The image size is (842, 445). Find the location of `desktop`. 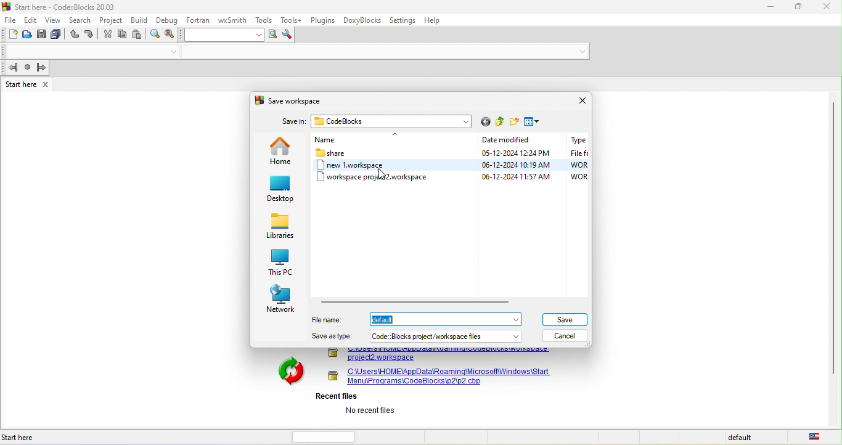

desktop is located at coordinates (282, 190).